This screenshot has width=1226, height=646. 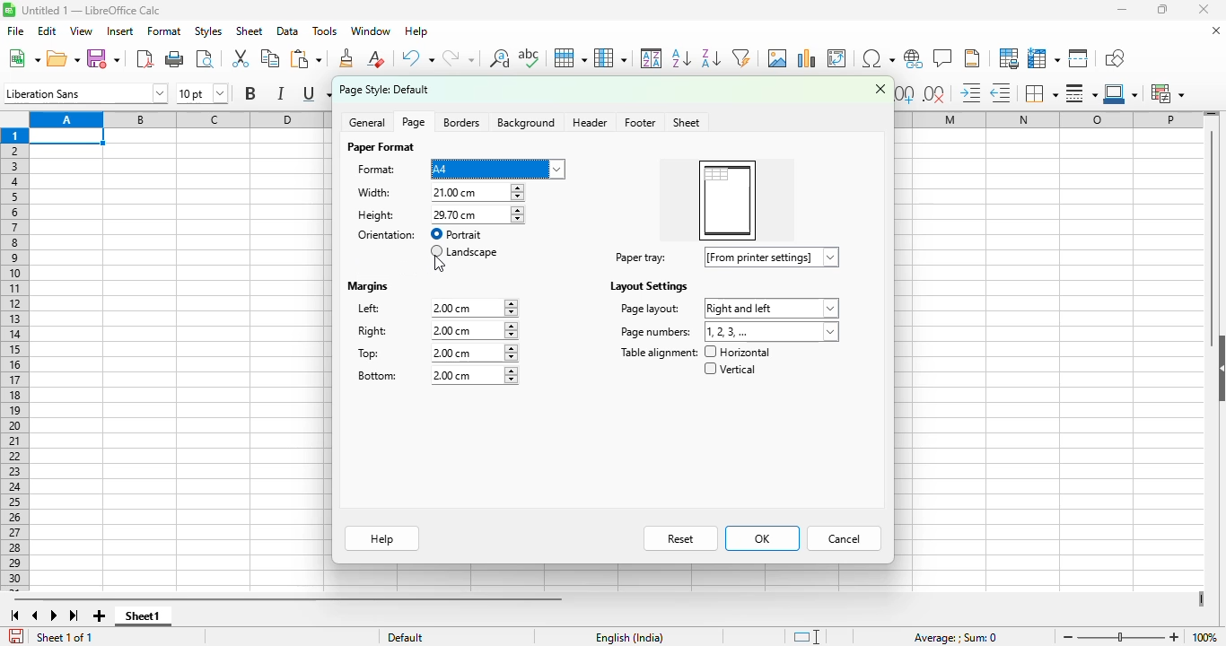 What do you see at coordinates (806, 58) in the screenshot?
I see `insert chart` at bounding box center [806, 58].